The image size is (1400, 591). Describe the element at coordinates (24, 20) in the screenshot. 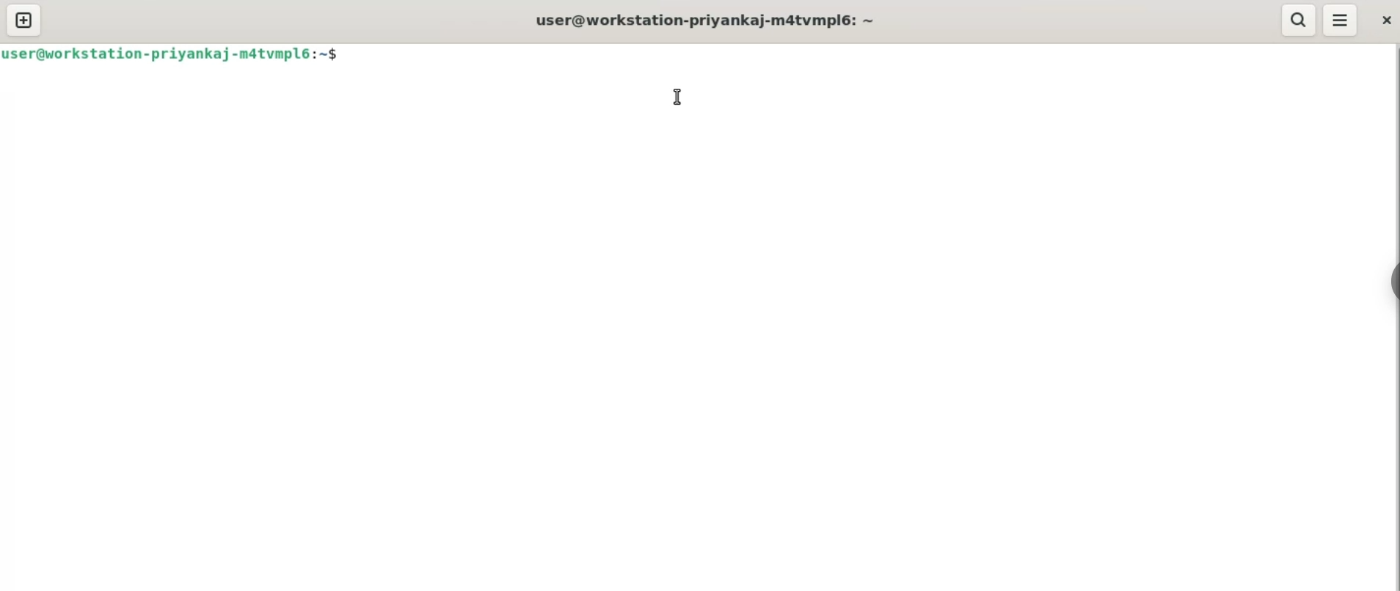

I see `new tab` at that location.